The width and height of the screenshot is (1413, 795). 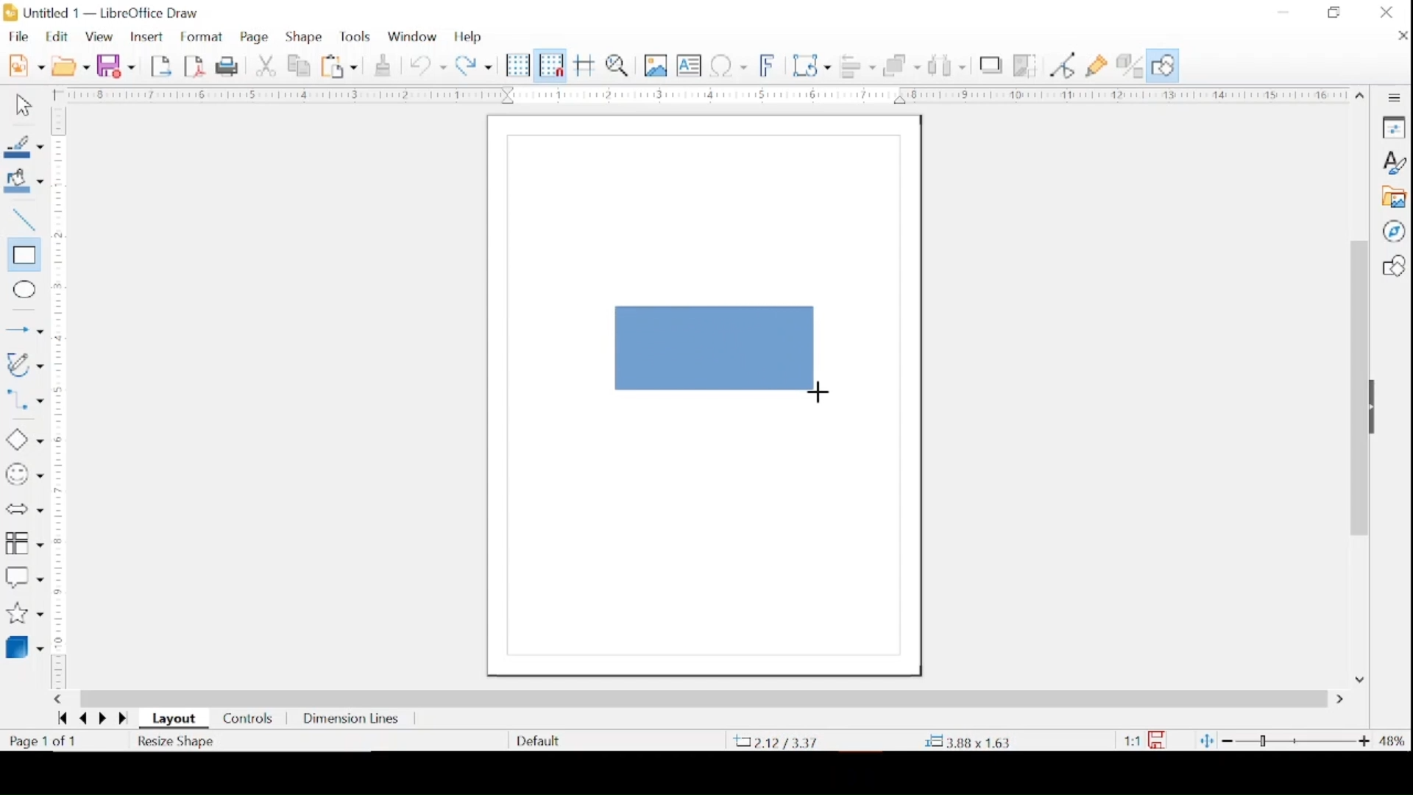 What do you see at coordinates (24, 403) in the screenshot?
I see `connectors` at bounding box center [24, 403].